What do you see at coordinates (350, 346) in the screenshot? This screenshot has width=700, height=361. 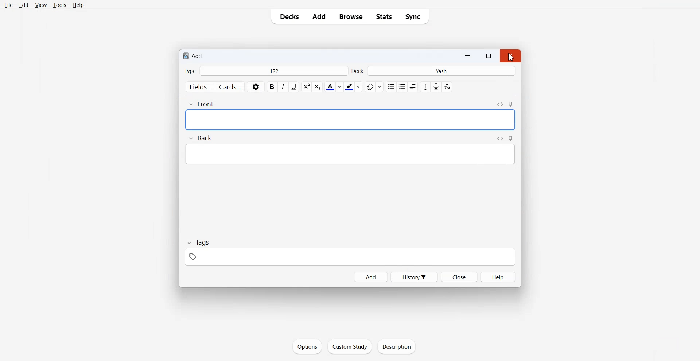 I see `Custom Study` at bounding box center [350, 346].